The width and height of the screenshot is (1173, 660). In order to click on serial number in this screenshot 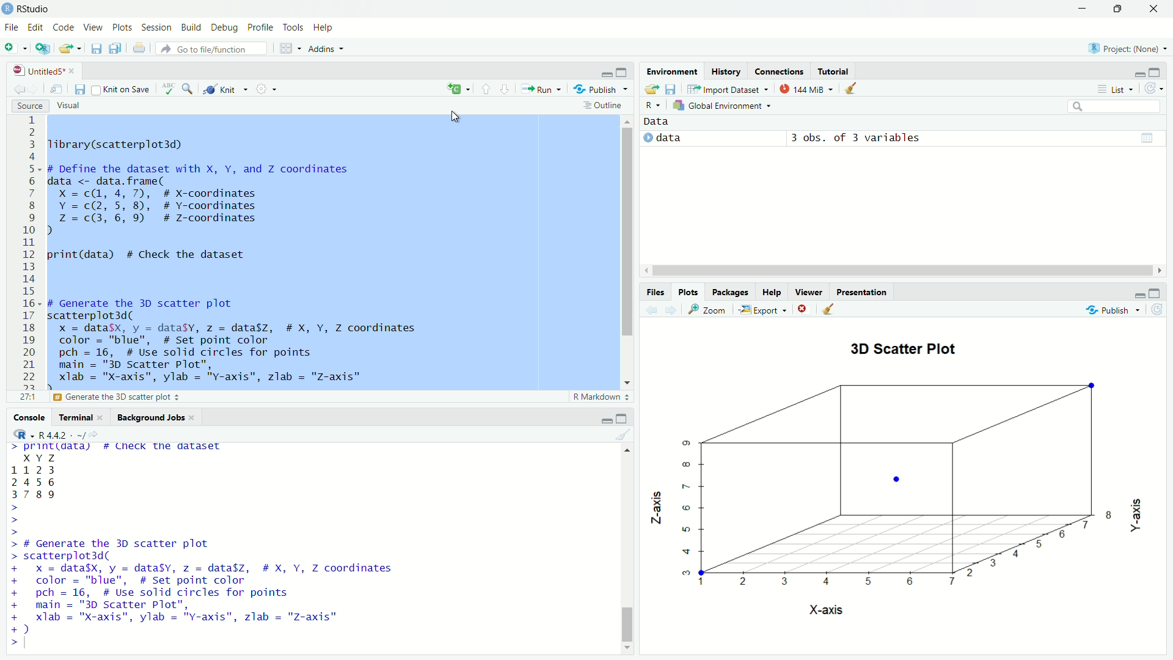, I will do `click(29, 251)`.